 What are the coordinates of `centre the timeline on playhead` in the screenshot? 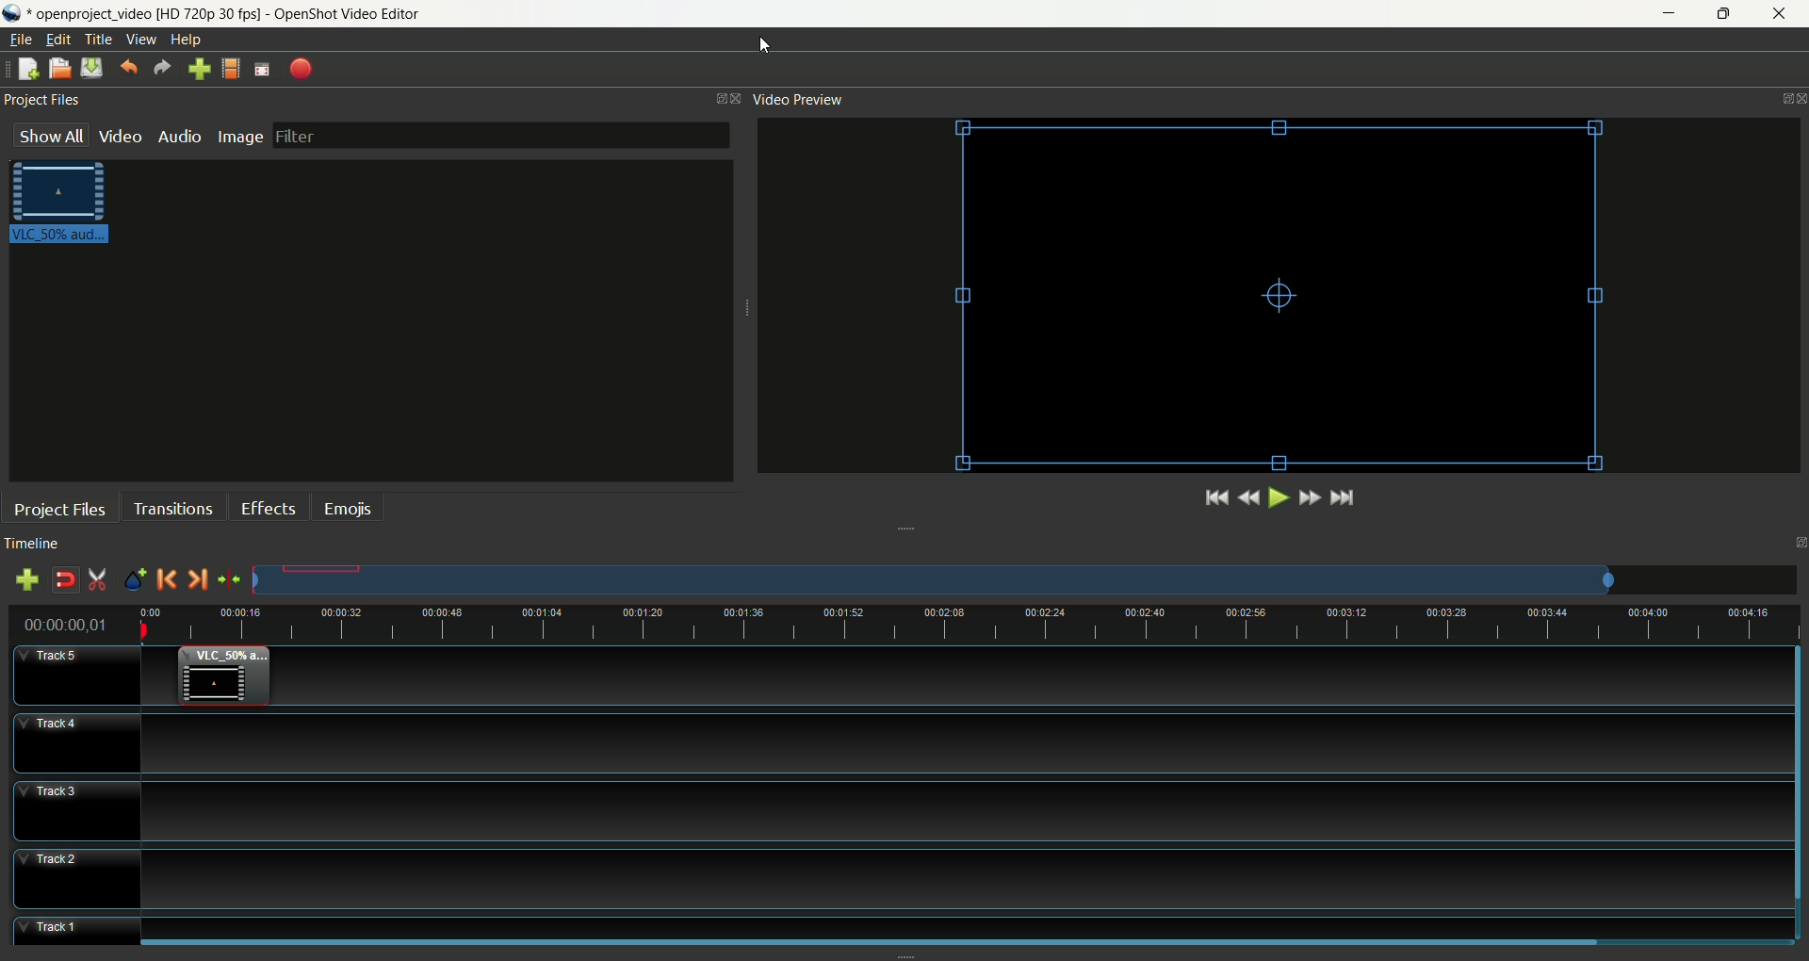 It's located at (229, 580).